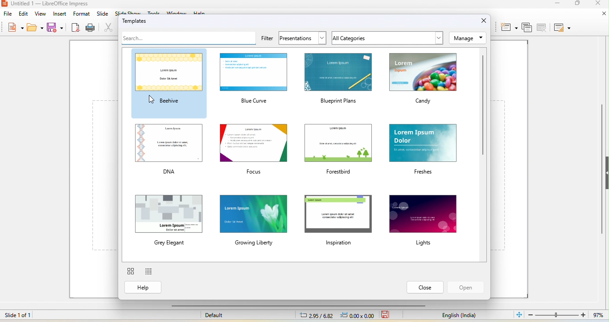 Image resolution: width=609 pixels, height=322 pixels. Describe the element at coordinates (579, 4) in the screenshot. I see `maximize` at that location.